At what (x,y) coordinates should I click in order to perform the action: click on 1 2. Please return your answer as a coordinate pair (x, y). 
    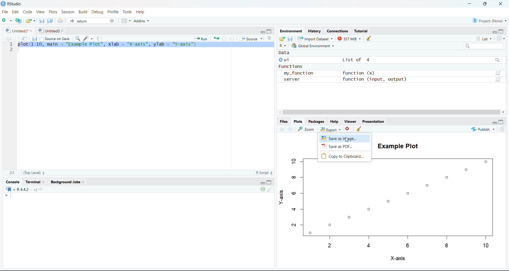
    Looking at the image, I should click on (11, 47).